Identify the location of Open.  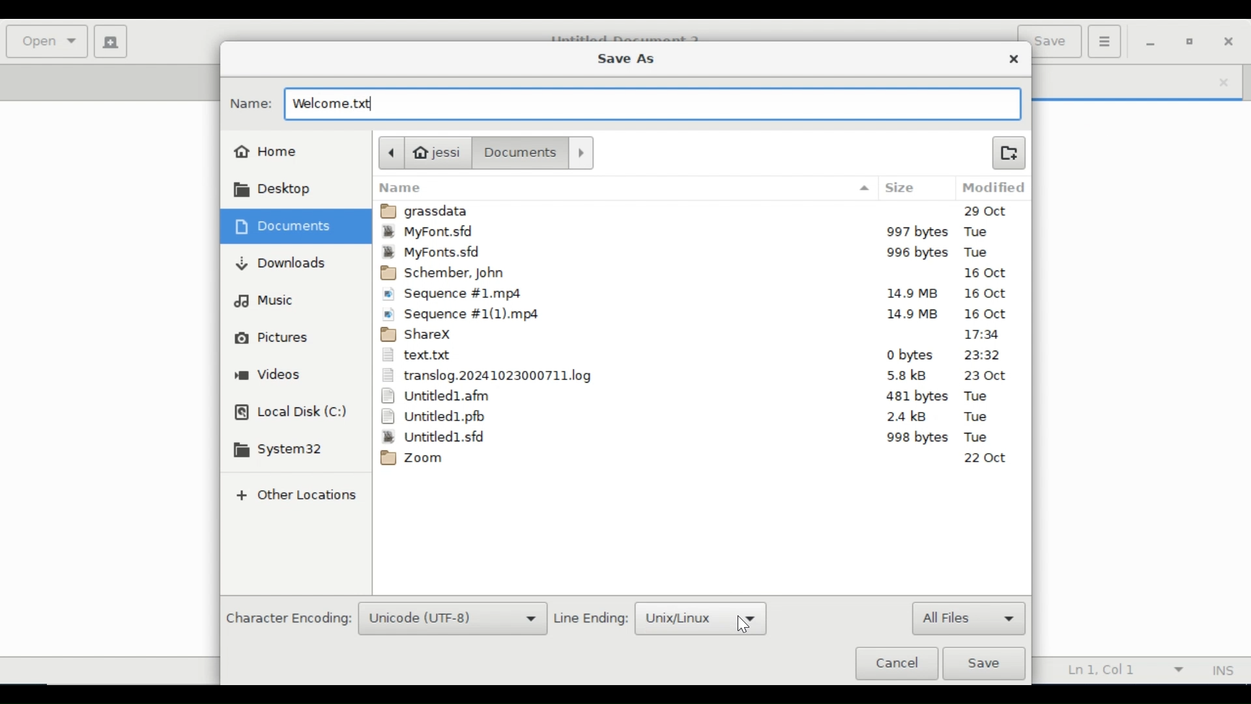
(48, 42).